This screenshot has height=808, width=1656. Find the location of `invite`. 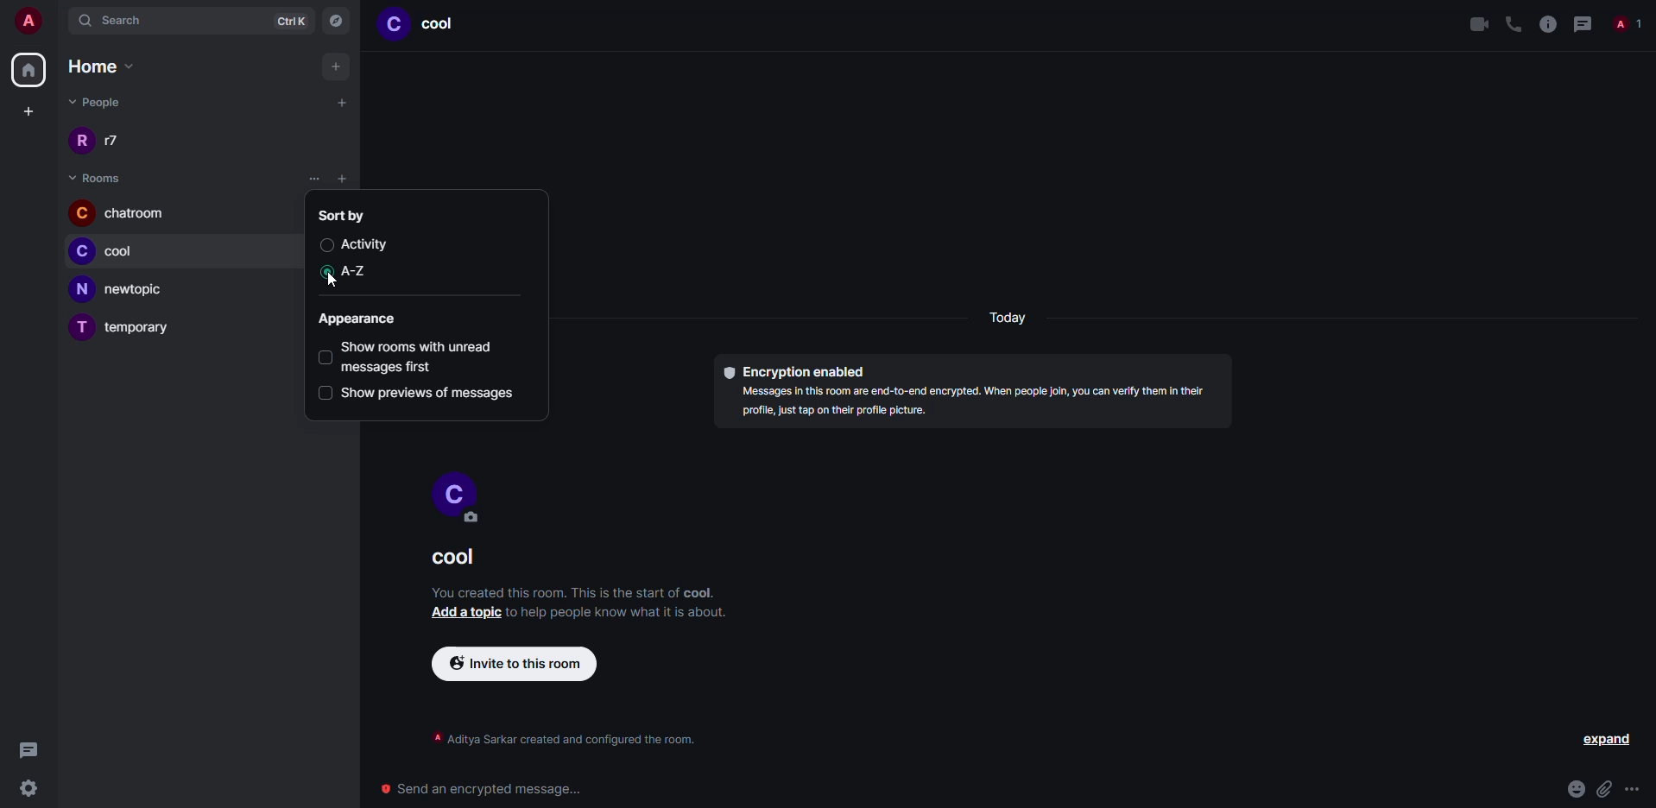

invite is located at coordinates (513, 665).